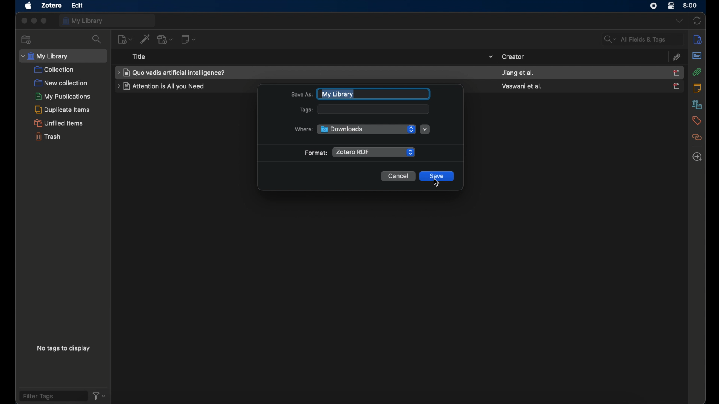 This screenshot has width=719, height=404. What do you see at coordinates (63, 56) in the screenshot?
I see `my library dropdown ` at bounding box center [63, 56].